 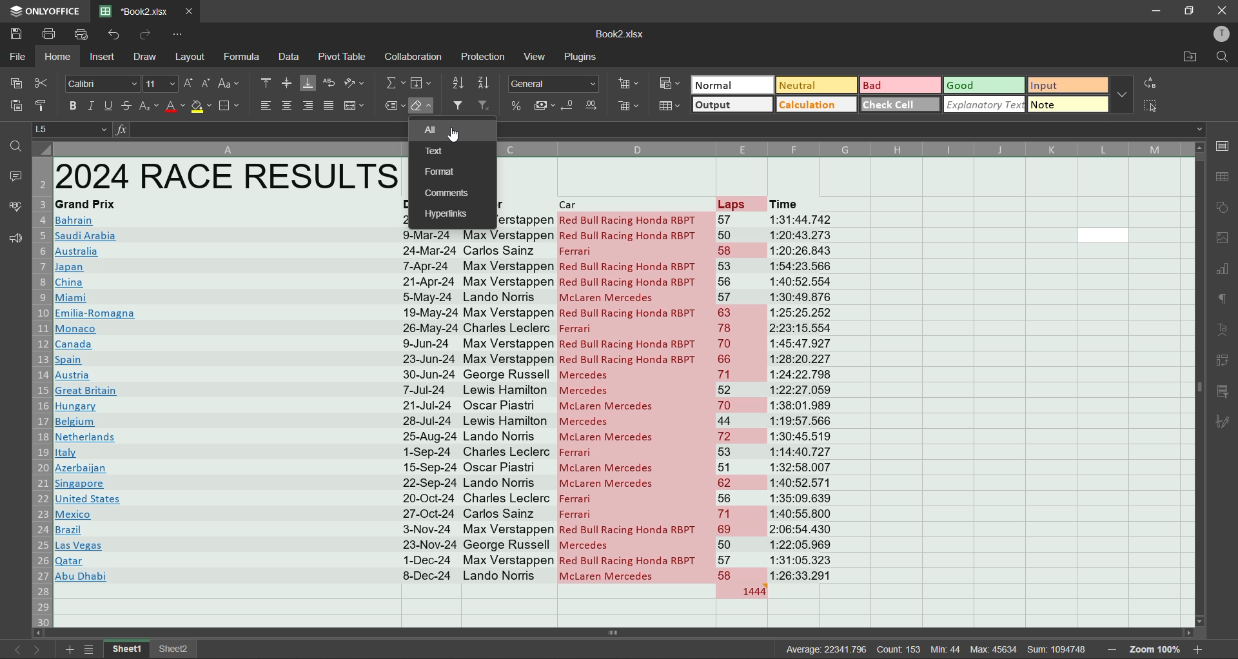 What do you see at coordinates (109, 106) in the screenshot?
I see `underline` at bounding box center [109, 106].